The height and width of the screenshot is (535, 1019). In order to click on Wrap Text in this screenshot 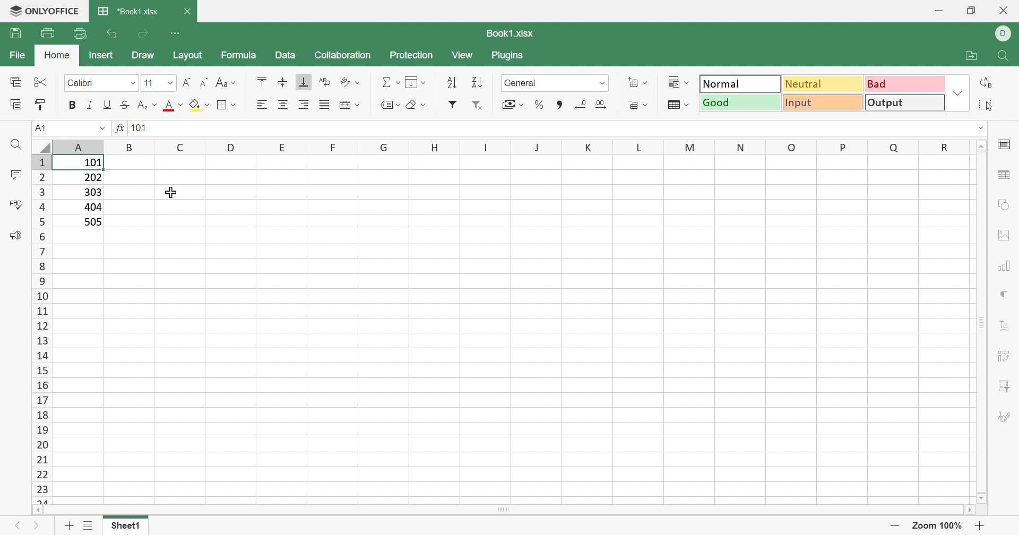, I will do `click(324, 83)`.